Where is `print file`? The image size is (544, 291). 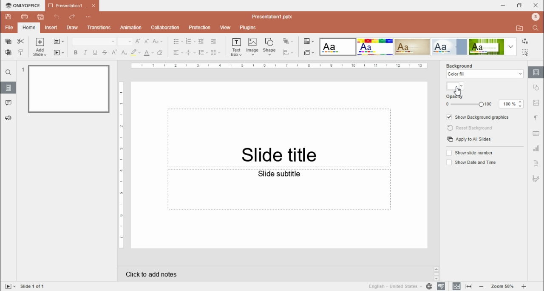 print file is located at coordinates (25, 17).